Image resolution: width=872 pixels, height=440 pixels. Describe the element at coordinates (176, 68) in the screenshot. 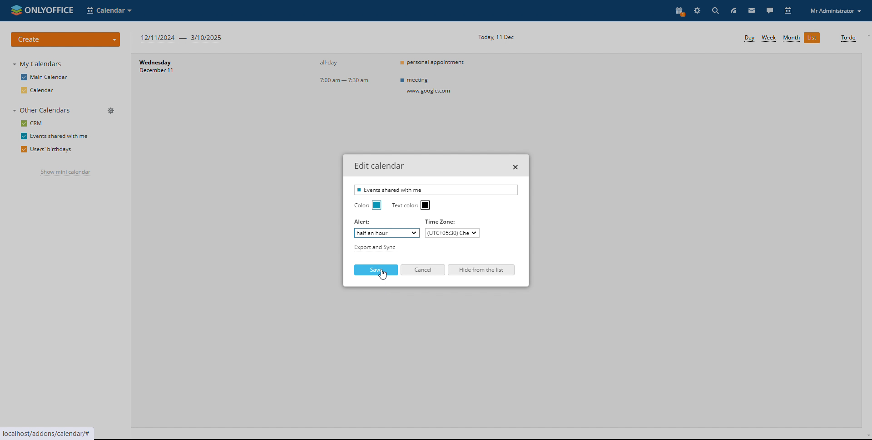

I see `day and date` at that location.